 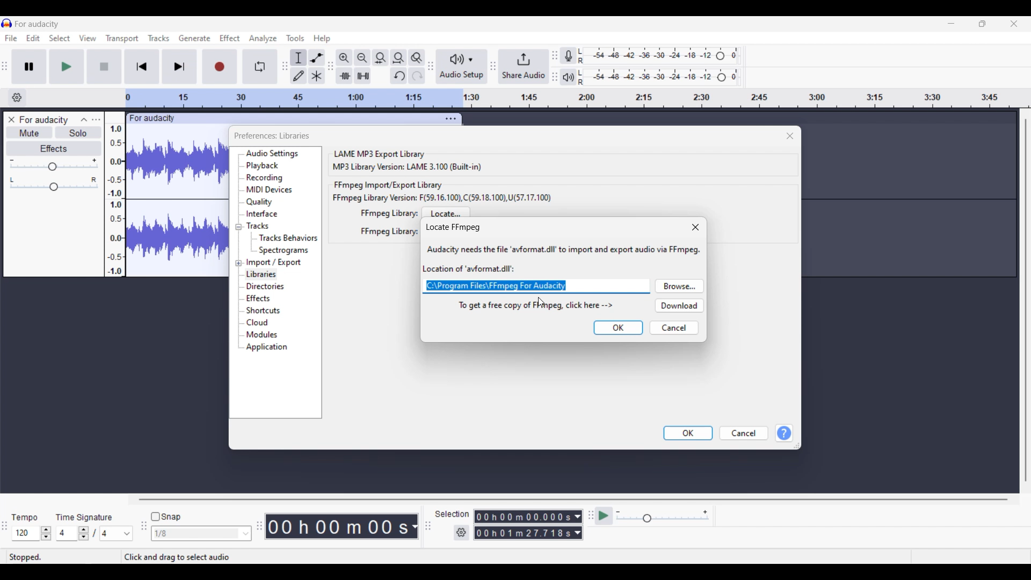 I want to click on click to move, so click(x=310, y=117).